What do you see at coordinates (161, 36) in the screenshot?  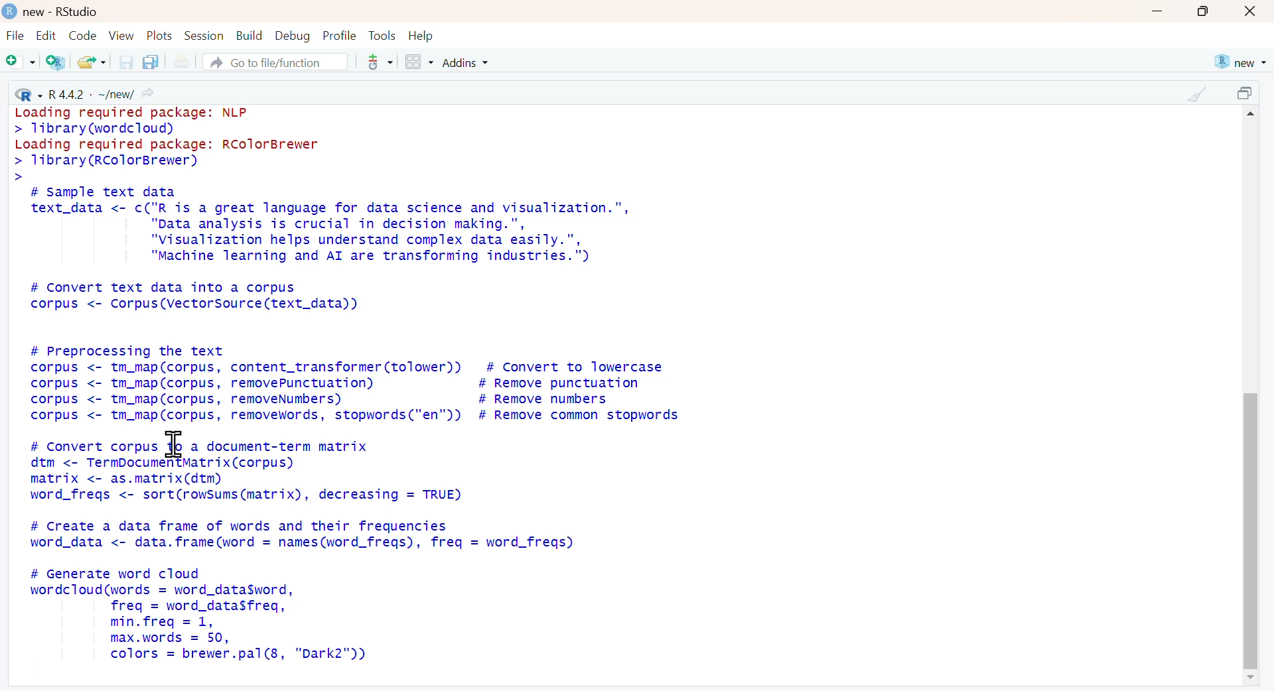 I see `Plots` at bounding box center [161, 36].